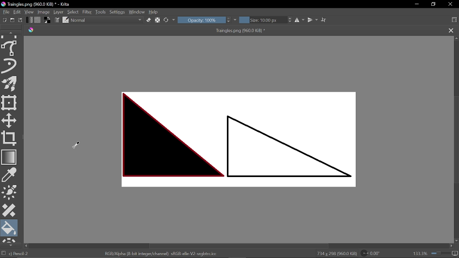 The width and height of the screenshot is (459, 258). What do you see at coordinates (30, 20) in the screenshot?
I see `Fill gradient` at bounding box center [30, 20].